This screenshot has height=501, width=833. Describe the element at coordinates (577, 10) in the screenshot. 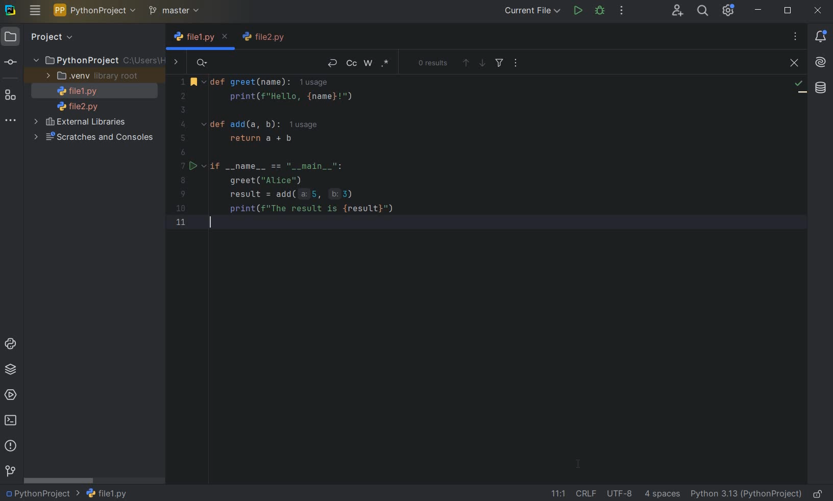

I see `RUN` at that location.